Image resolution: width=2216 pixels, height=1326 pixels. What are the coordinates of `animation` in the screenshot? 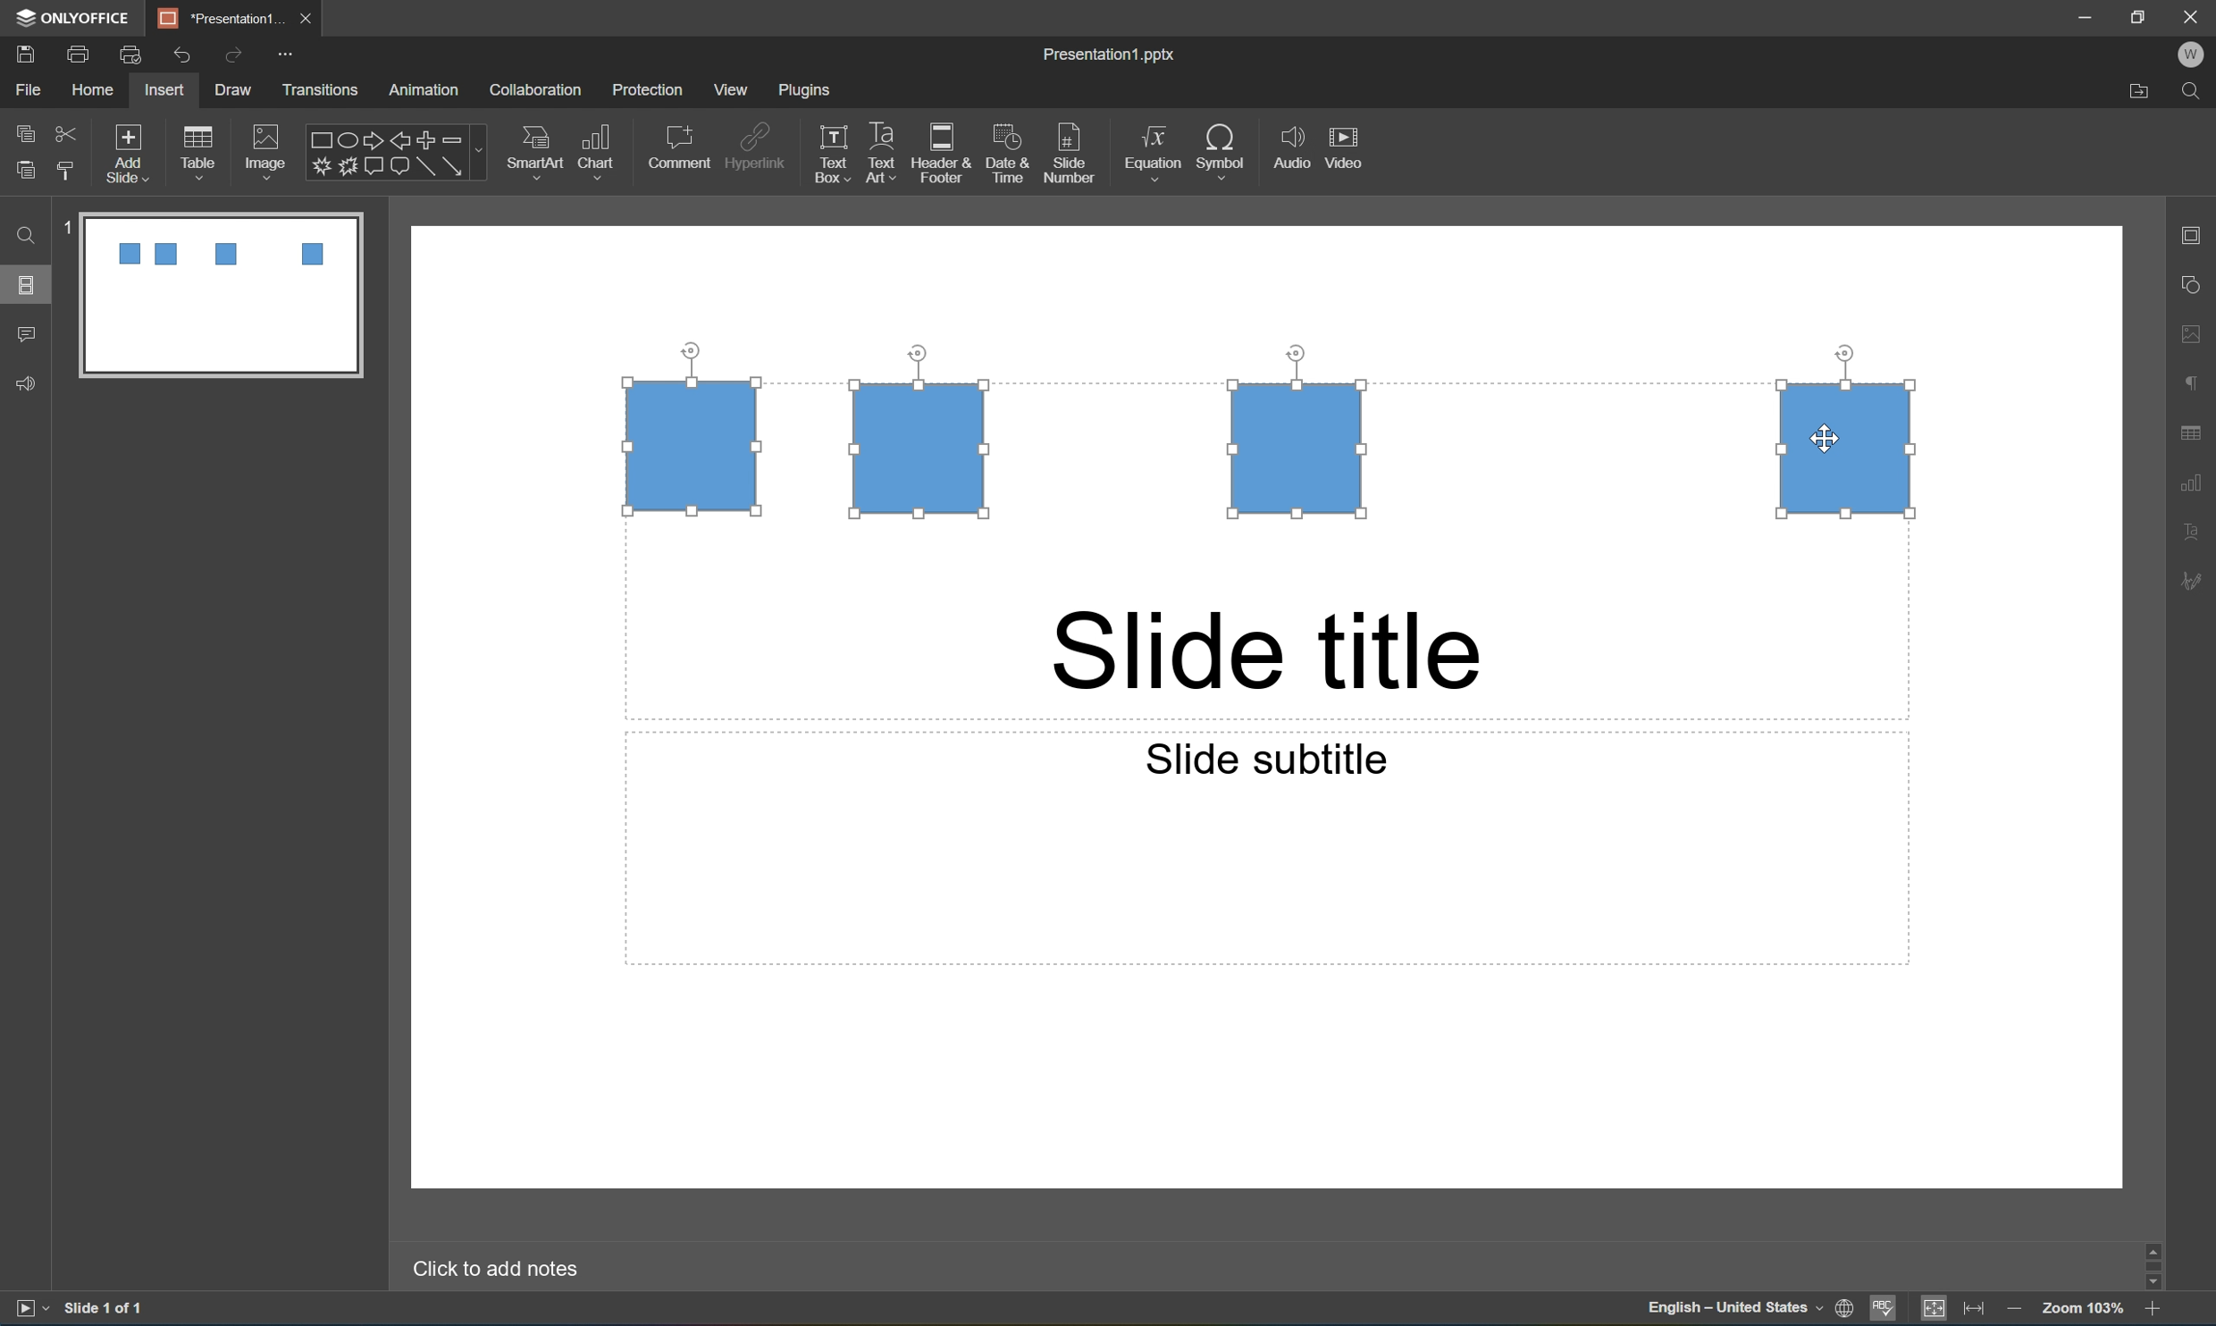 It's located at (431, 89).